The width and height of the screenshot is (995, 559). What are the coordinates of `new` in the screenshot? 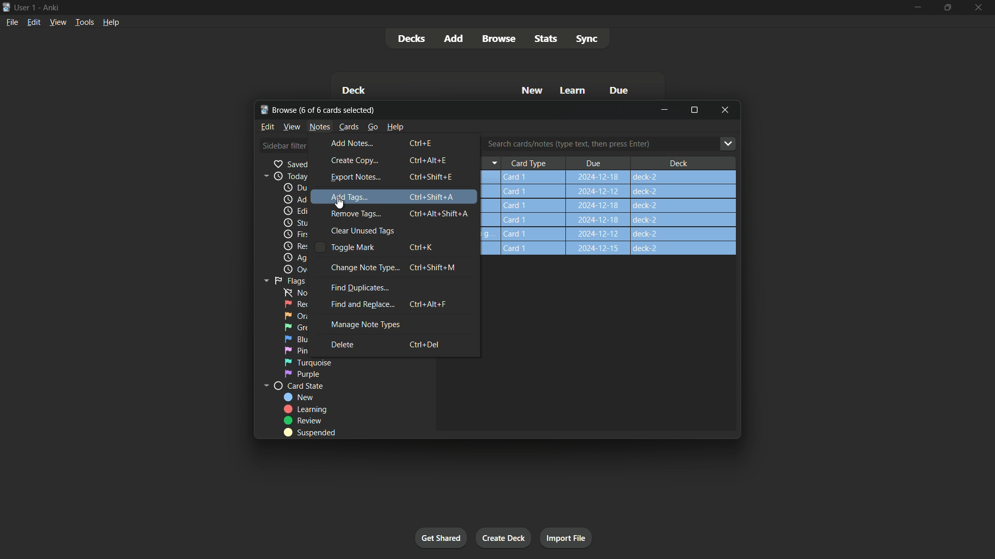 It's located at (299, 398).